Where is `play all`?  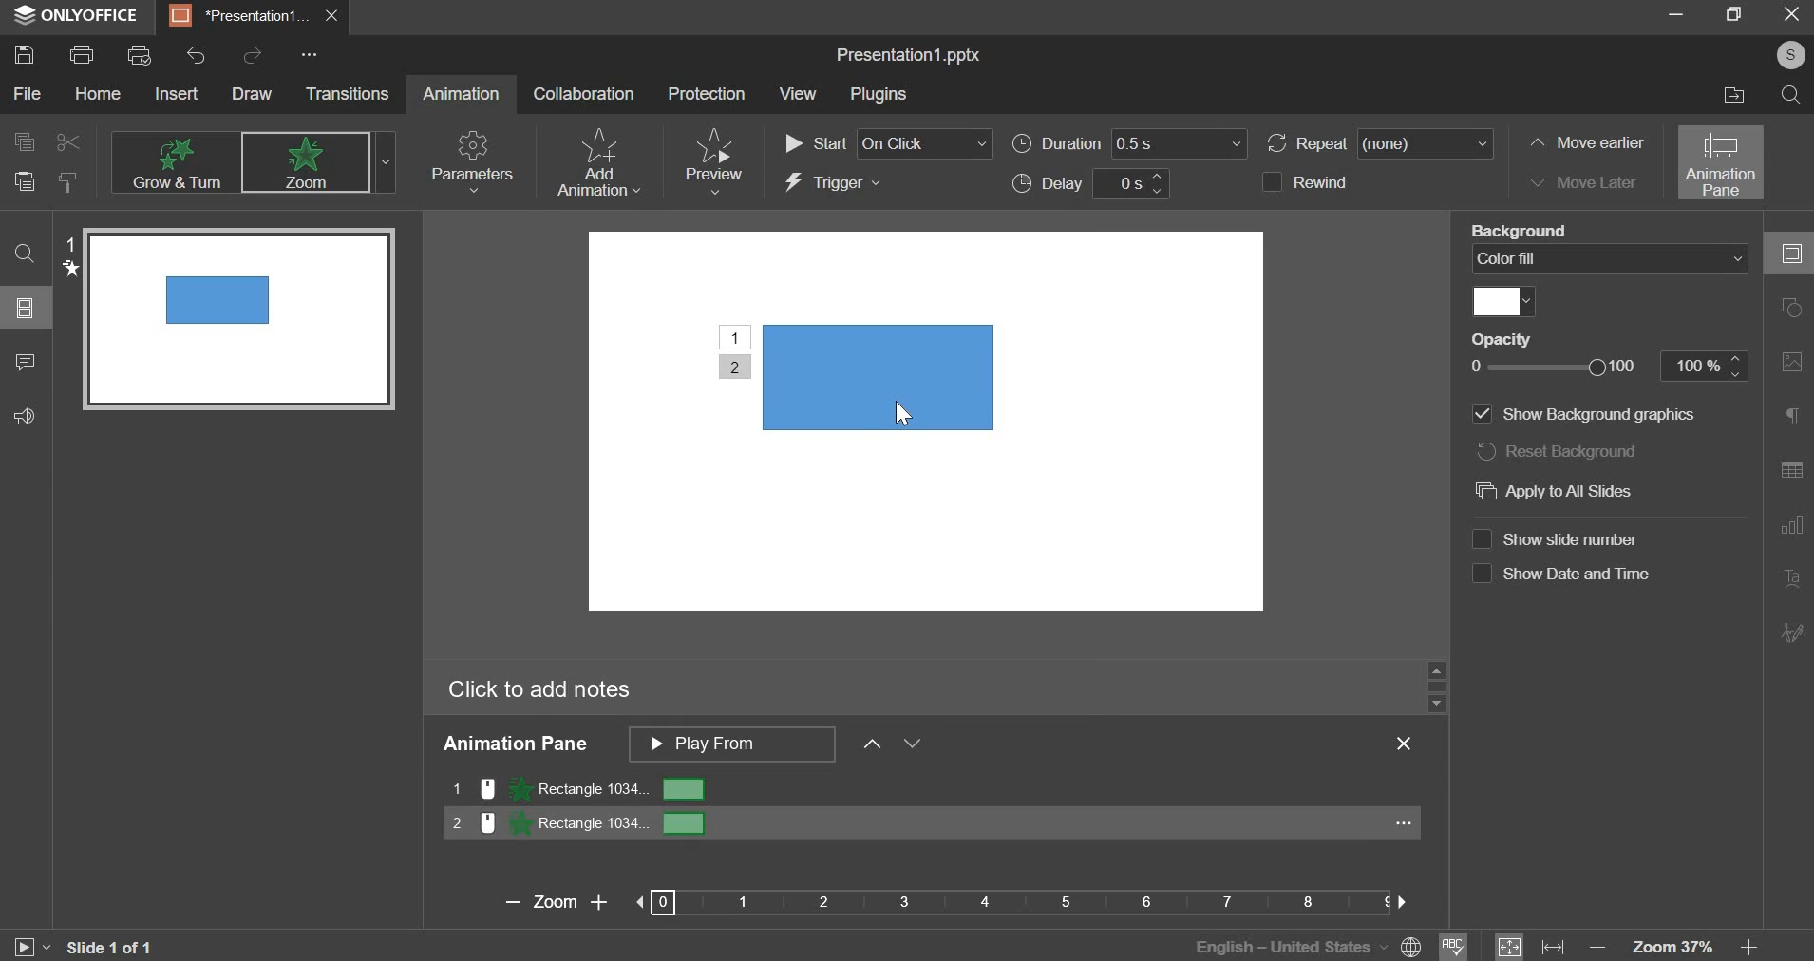
play all is located at coordinates (731, 744).